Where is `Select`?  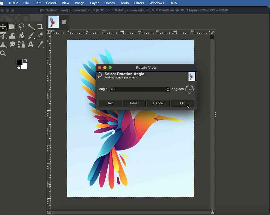
Select is located at coordinates (51, 3).